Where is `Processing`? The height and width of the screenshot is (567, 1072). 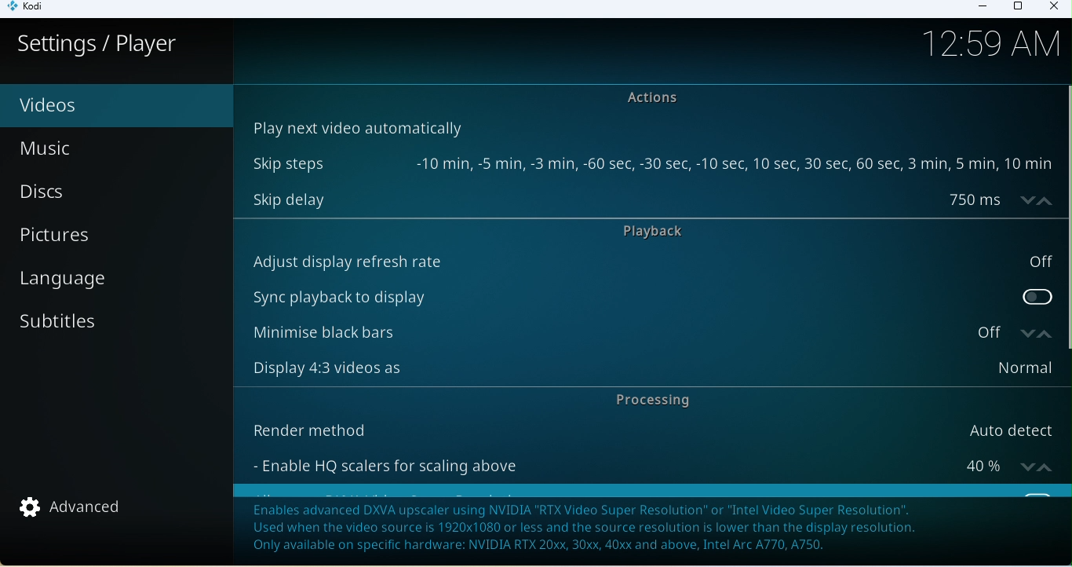
Processing is located at coordinates (648, 401).